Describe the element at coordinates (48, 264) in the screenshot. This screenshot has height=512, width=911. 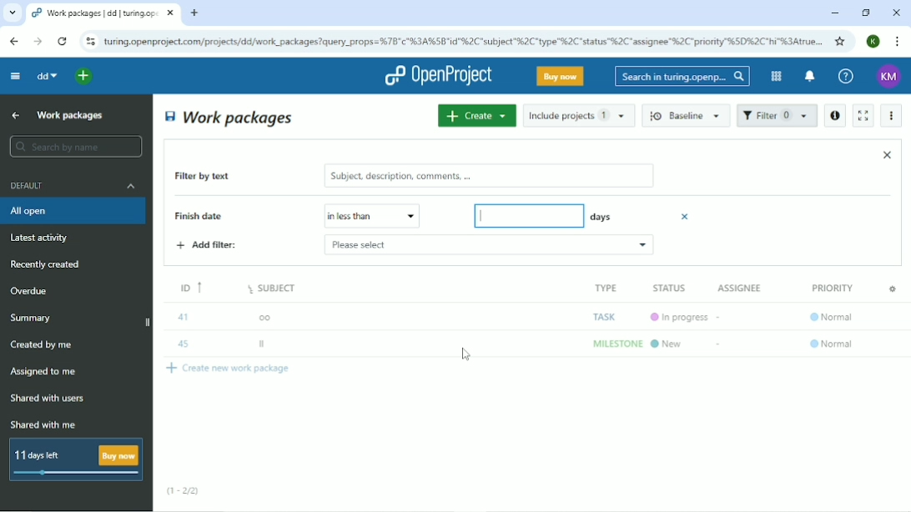
I see `Recently created` at that location.